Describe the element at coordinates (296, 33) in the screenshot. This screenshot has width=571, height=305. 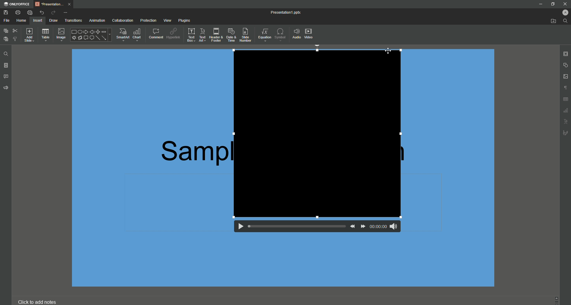
I see `Audio` at that location.